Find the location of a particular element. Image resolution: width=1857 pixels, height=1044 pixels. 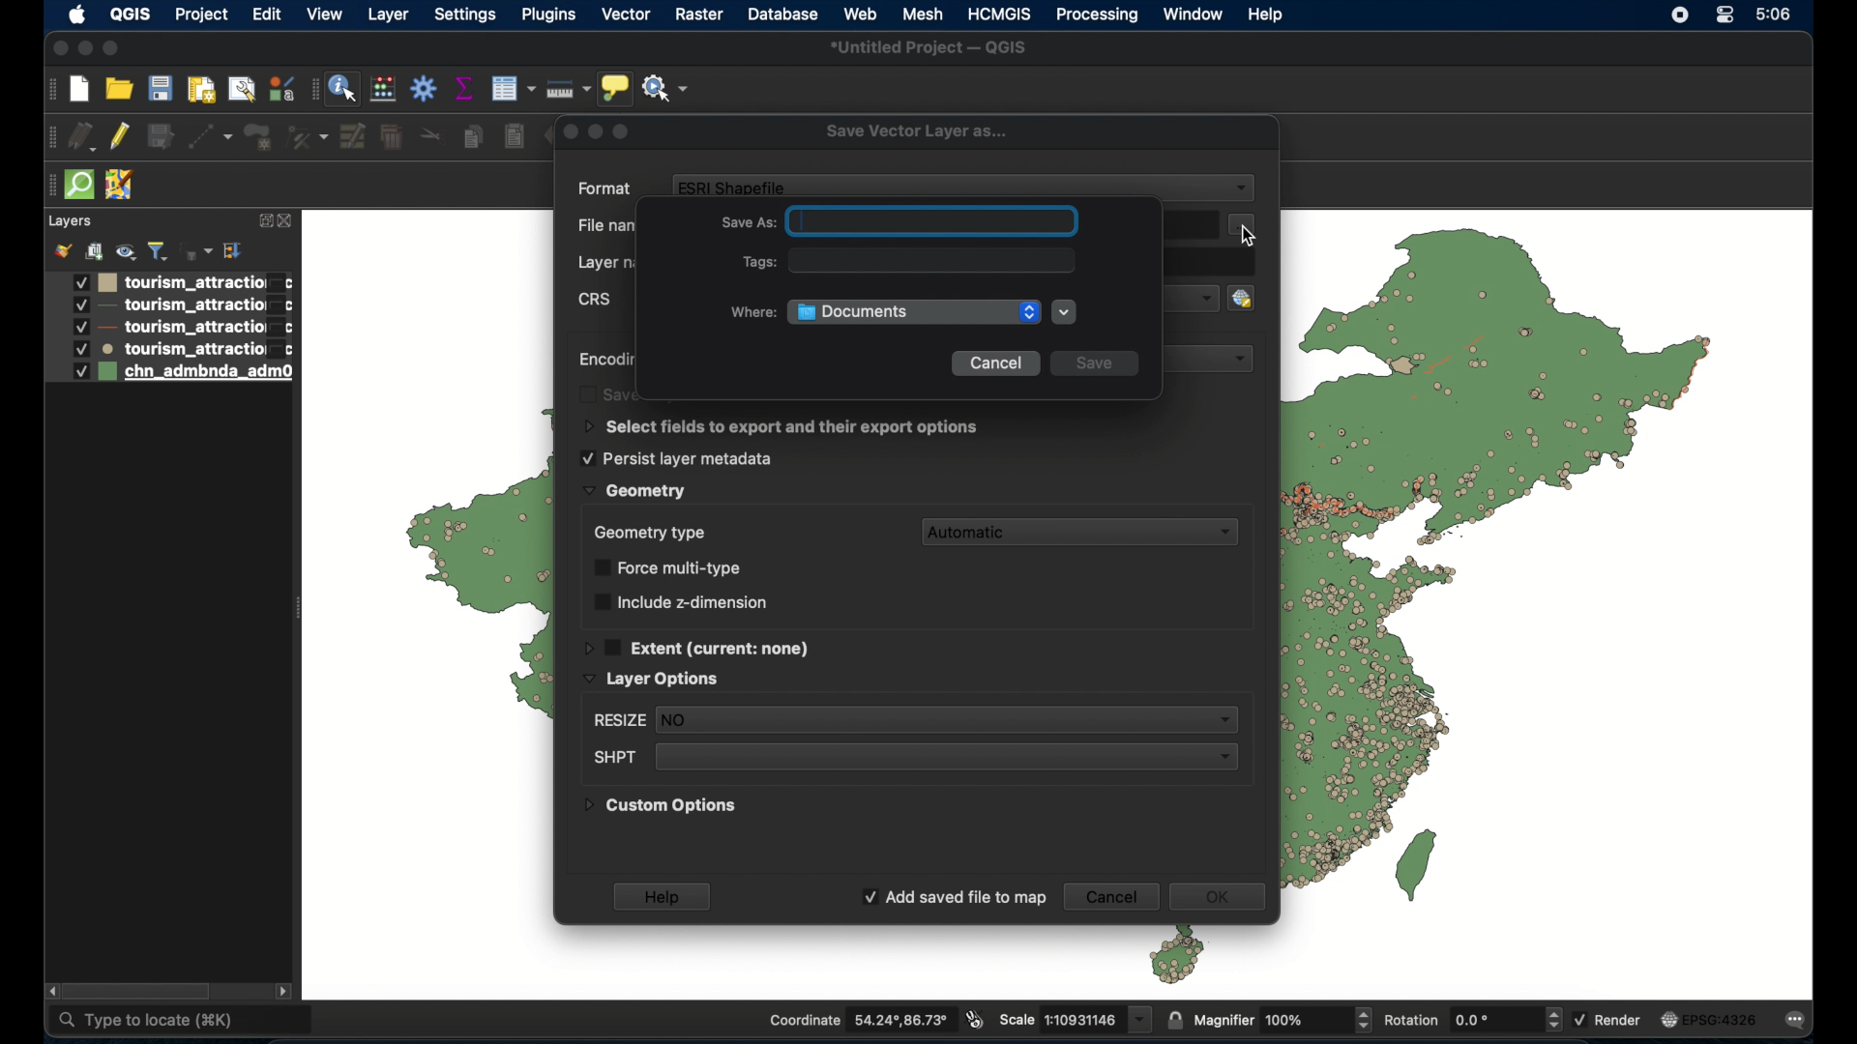

obscured text is located at coordinates (609, 394).